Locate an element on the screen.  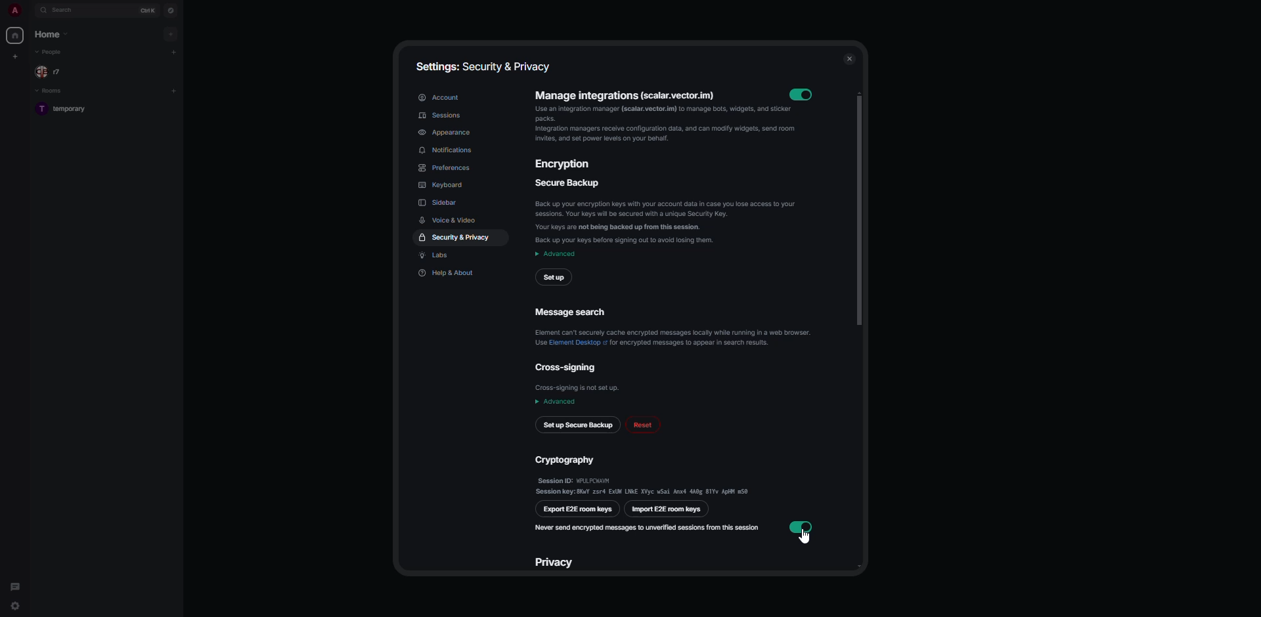
cursor is located at coordinates (805, 539).